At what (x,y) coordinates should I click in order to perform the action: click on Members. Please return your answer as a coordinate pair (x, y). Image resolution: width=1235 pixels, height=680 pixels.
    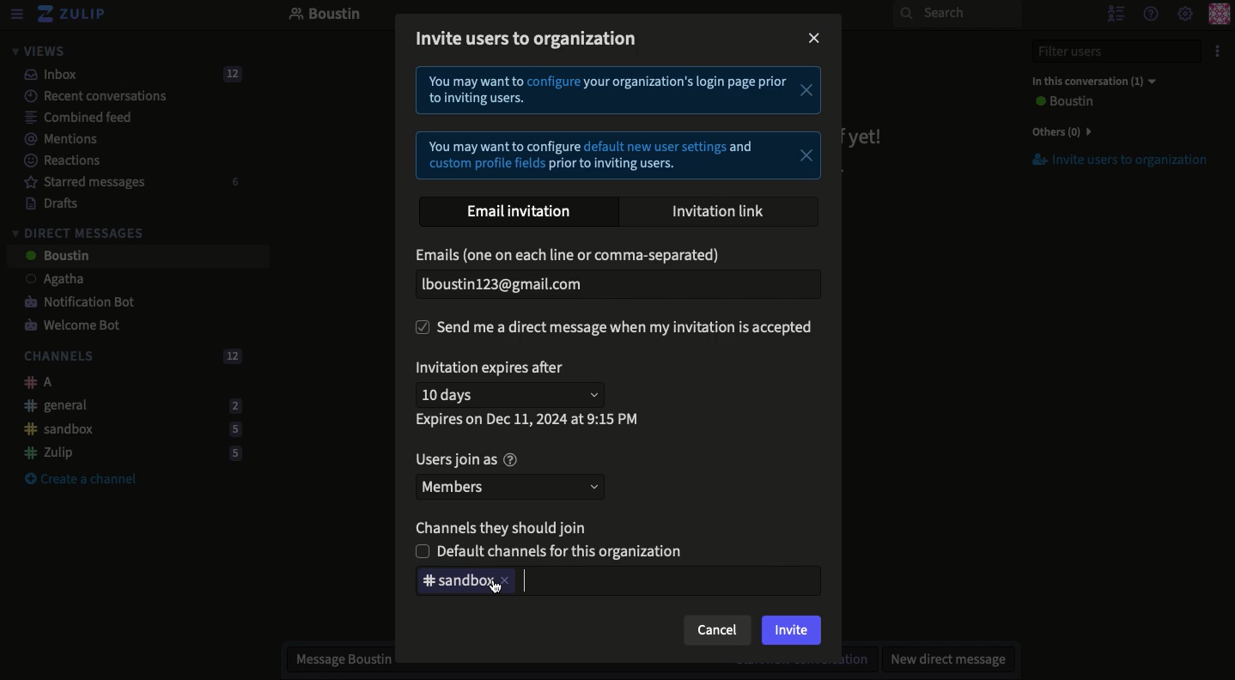
    Looking at the image, I should click on (514, 486).